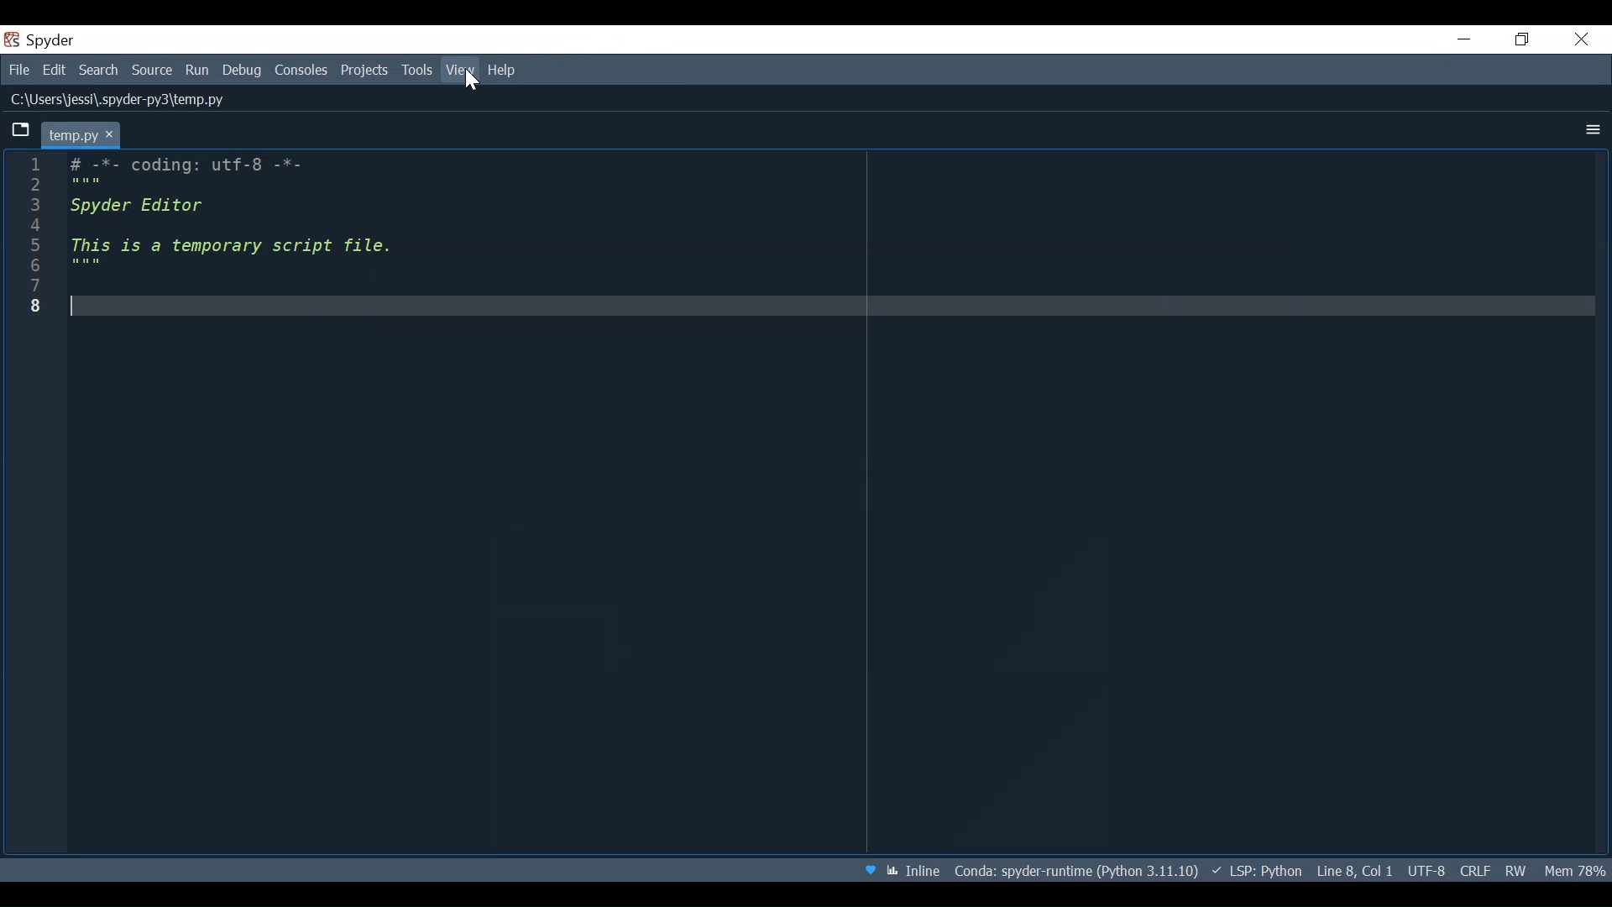  I want to click on Projects, so click(365, 71).